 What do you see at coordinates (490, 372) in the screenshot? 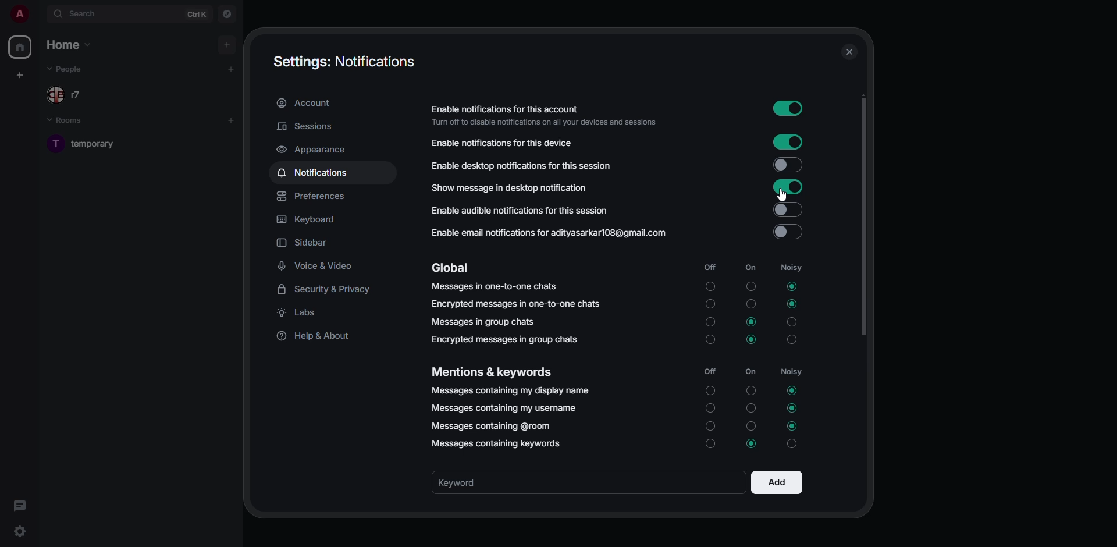
I see `mentions & keywords` at bounding box center [490, 372].